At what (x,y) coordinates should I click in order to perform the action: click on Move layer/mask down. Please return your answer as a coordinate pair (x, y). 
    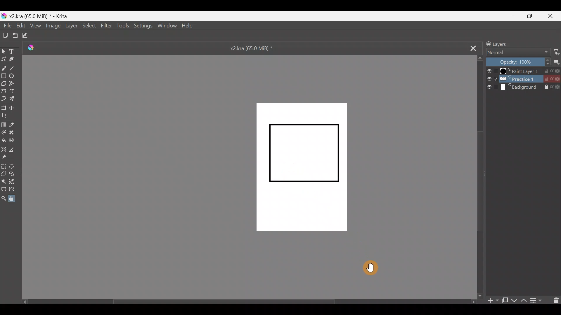
    Looking at the image, I should click on (513, 300).